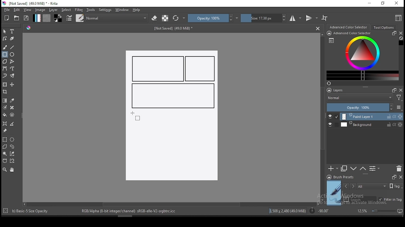 This screenshot has width=405, height=227. What do you see at coordinates (399, 99) in the screenshot?
I see `Filter` at bounding box center [399, 99].